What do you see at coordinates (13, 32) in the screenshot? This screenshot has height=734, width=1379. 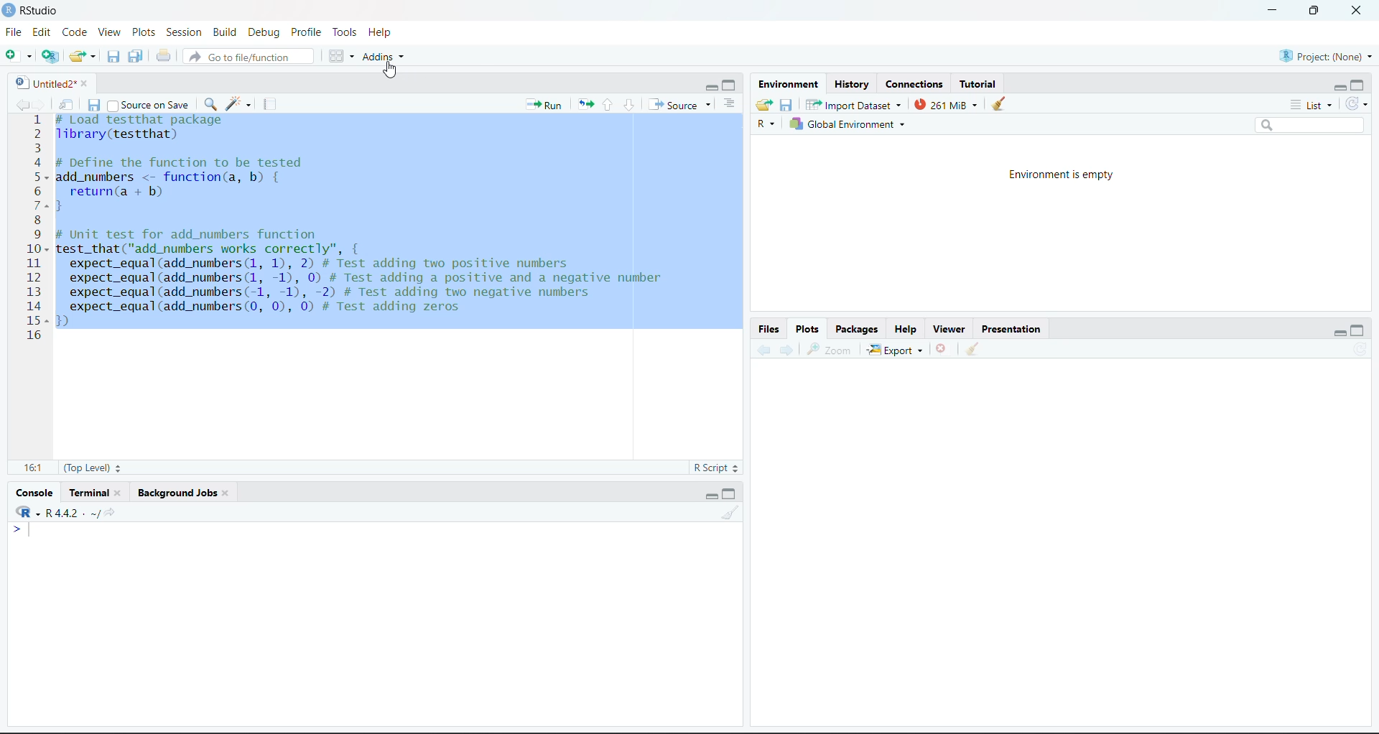 I see `File` at bounding box center [13, 32].